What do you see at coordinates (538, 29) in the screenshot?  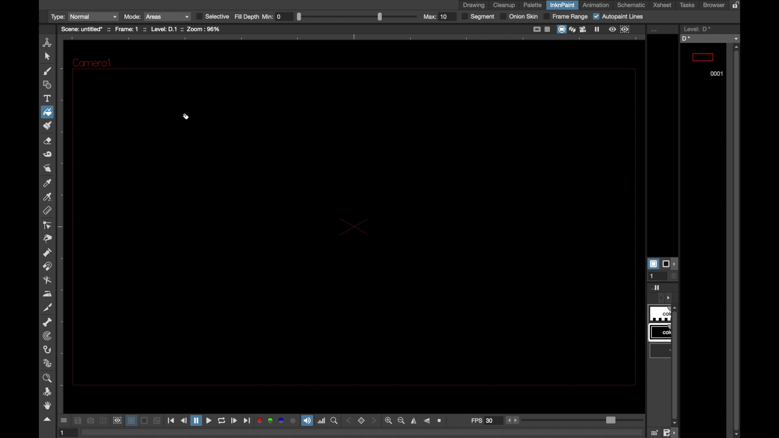 I see `fullscreen` at bounding box center [538, 29].